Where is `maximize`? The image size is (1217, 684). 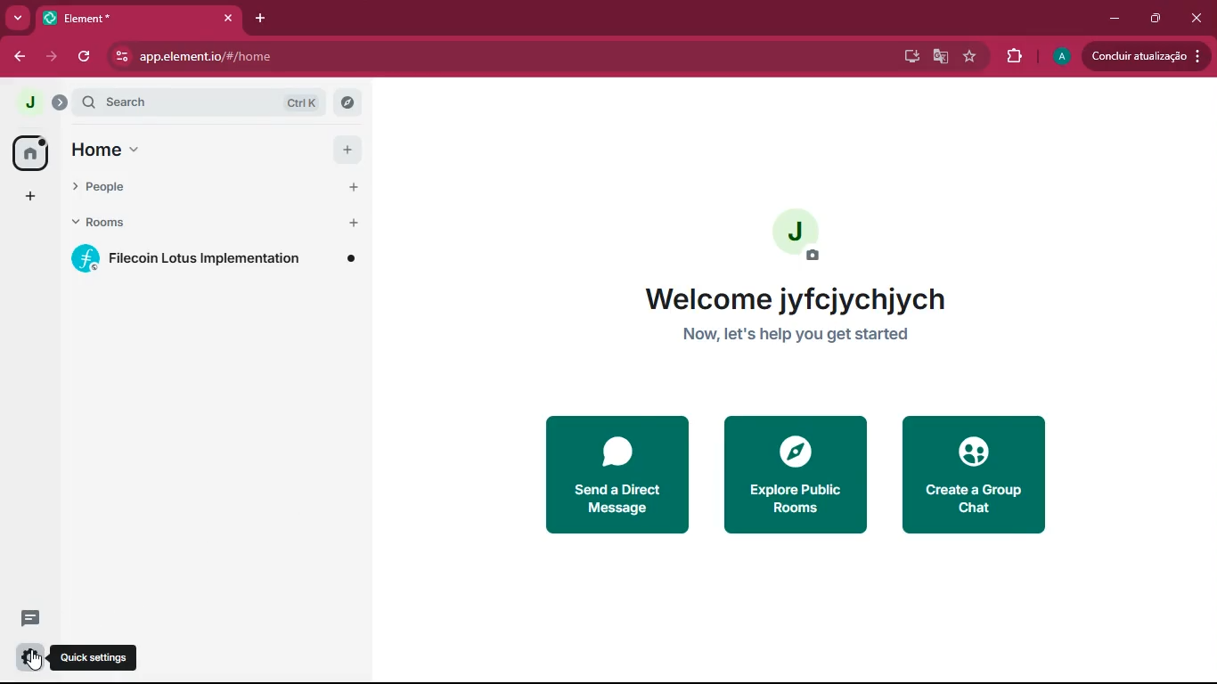 maximize is located at coordinates (1152, 18).